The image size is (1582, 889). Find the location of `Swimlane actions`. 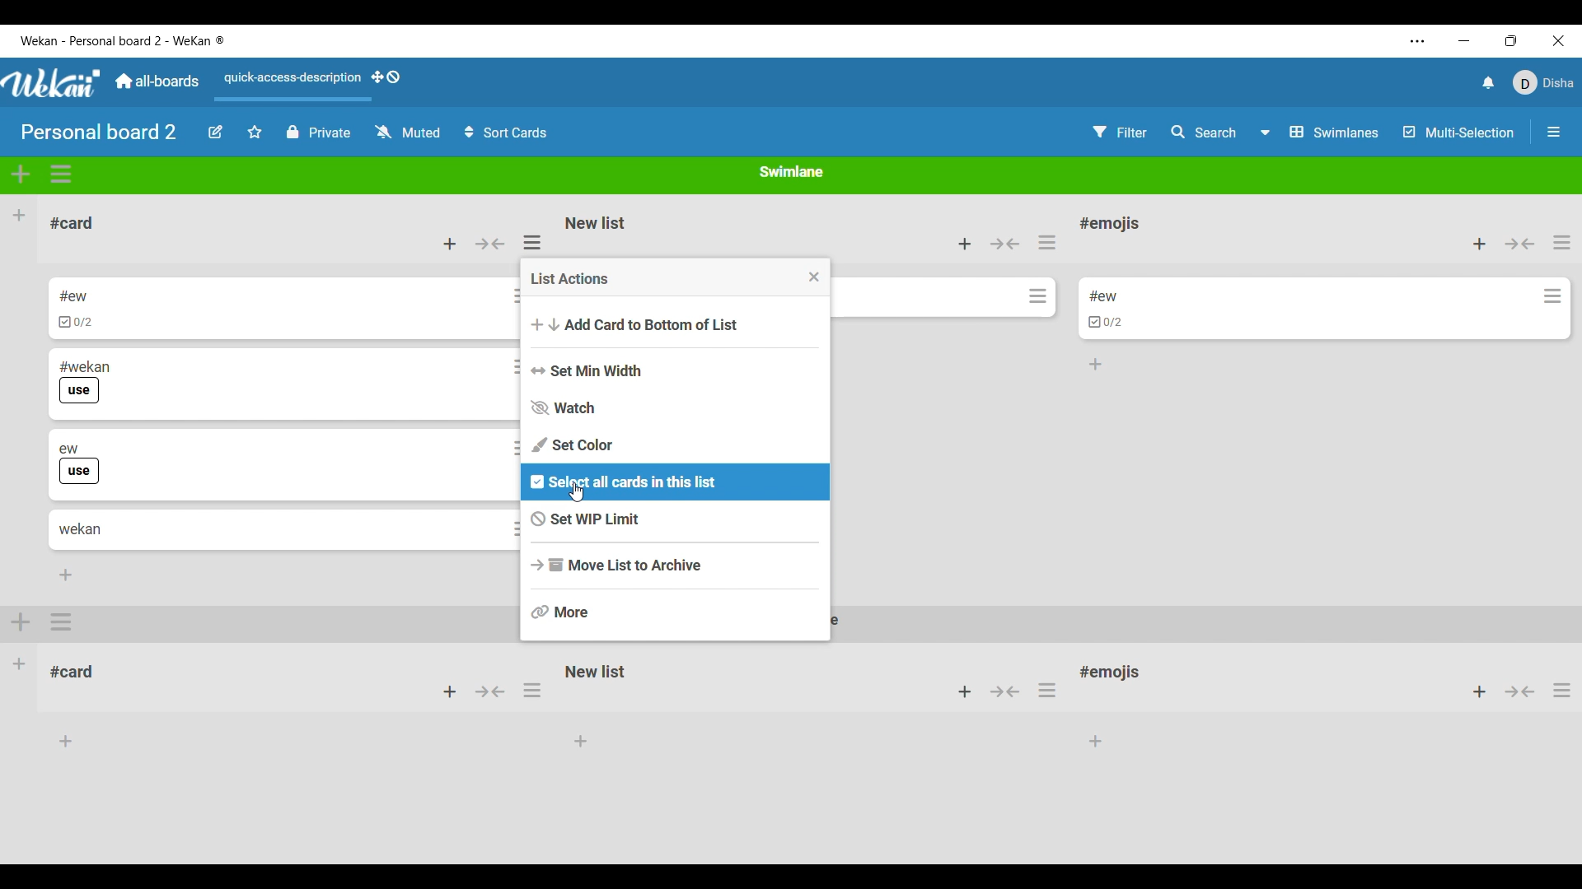

Swimlane actions is located at coordinates (61, 175).